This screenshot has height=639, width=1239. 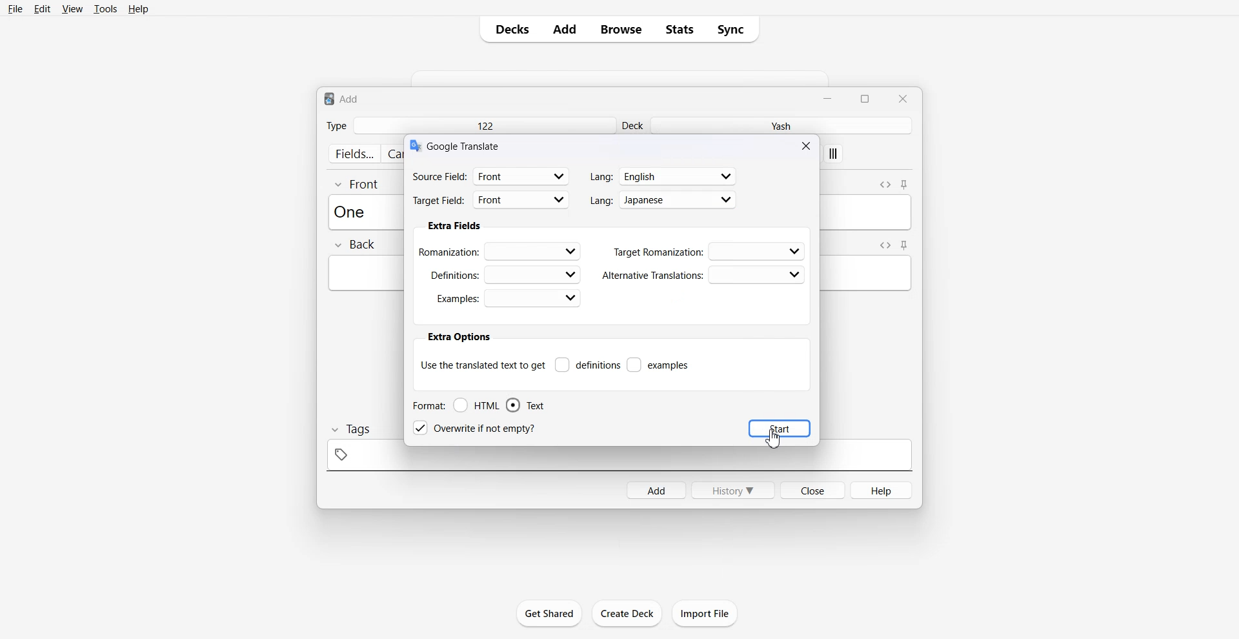 I want to click on Help, so click(x=139, y=8).